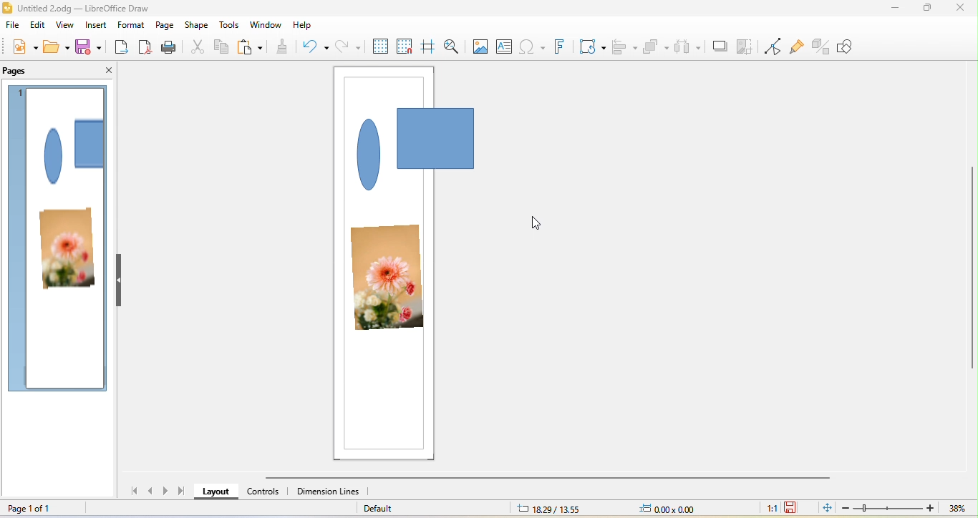 The image size is (978, 518). I want to click on fit page to current window, so click(825, 509).